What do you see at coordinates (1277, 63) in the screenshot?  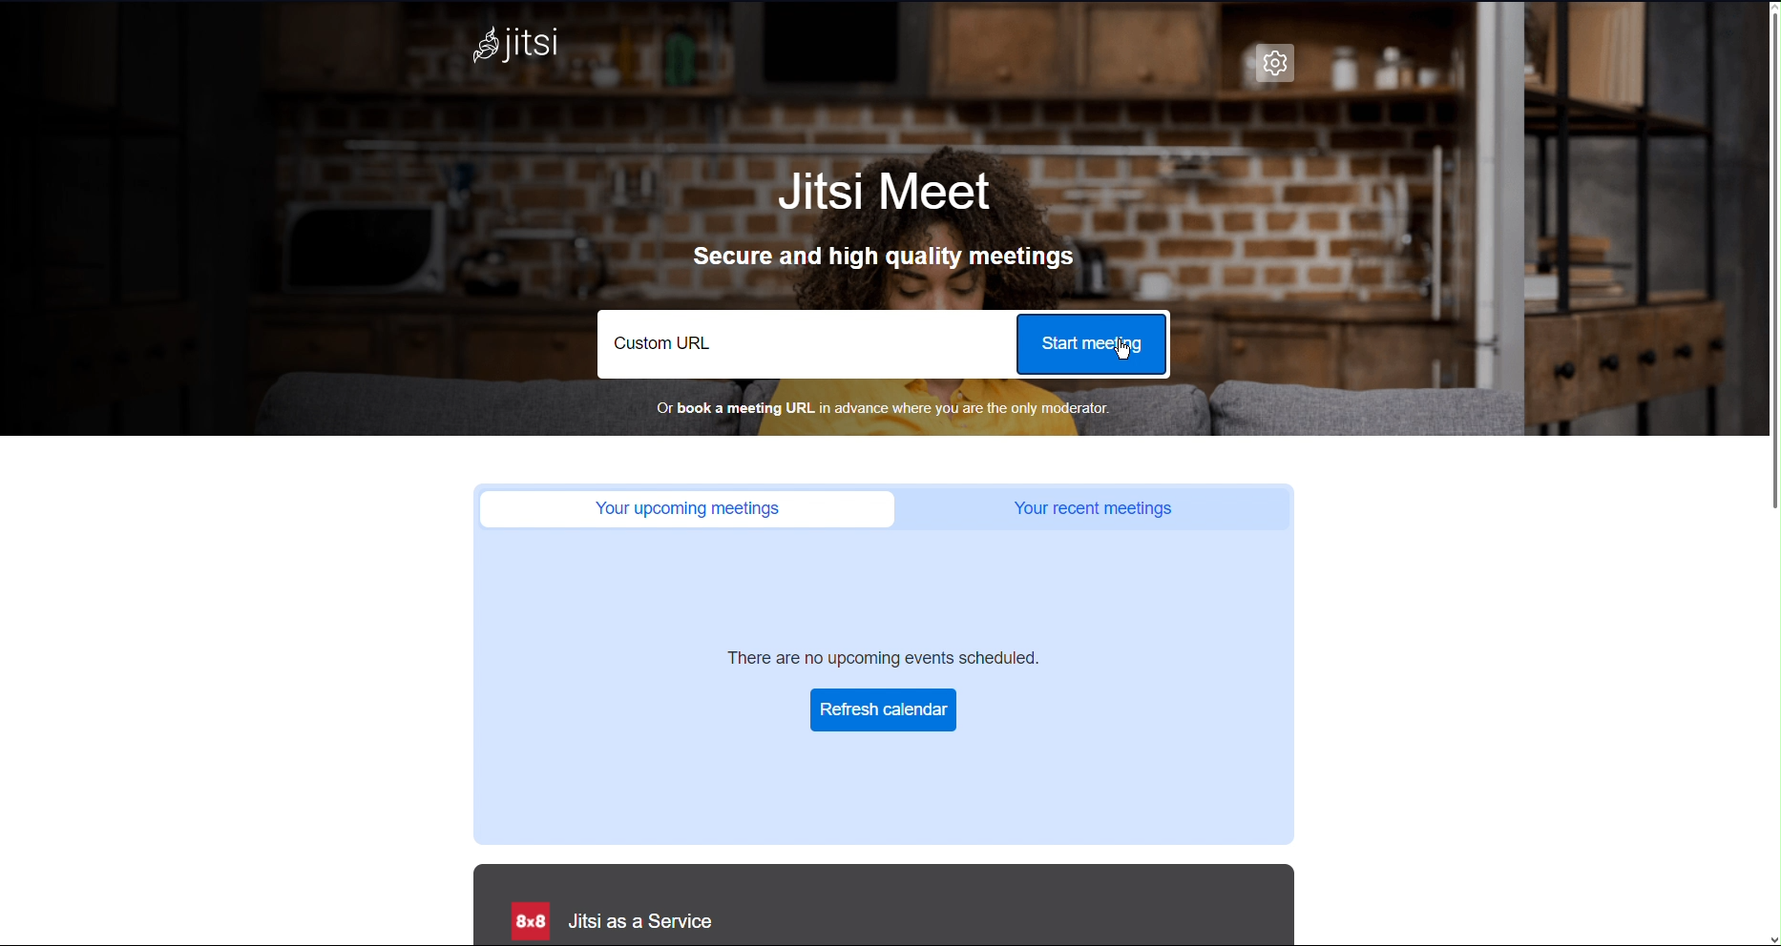 I see `Settings` at bounding box center [1277, 63].